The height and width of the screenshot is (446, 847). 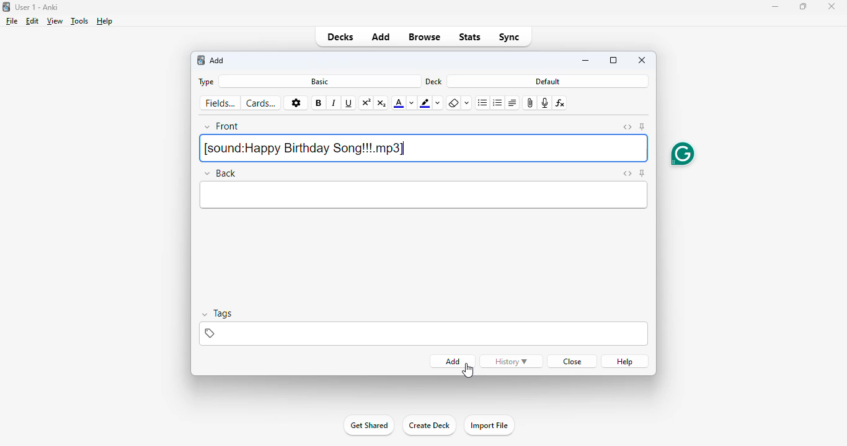 What do you see at coordinates (349, 103) in the screenshot?
I see `underline` at bounding box center [349, 103].